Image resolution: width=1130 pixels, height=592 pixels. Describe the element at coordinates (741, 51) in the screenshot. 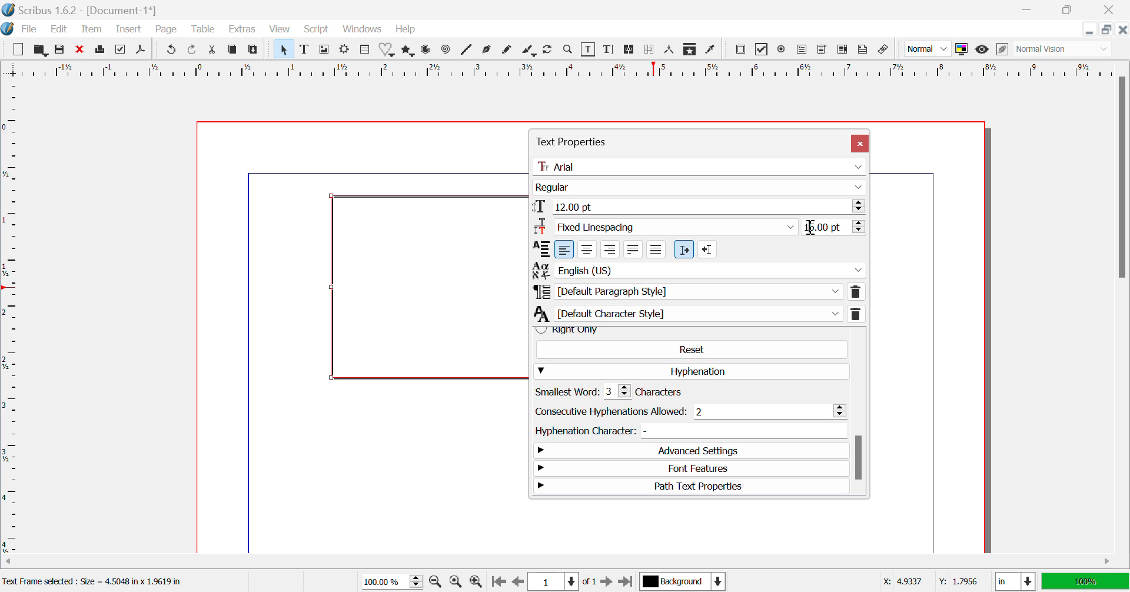

I see `Pdf Push button` at that location.